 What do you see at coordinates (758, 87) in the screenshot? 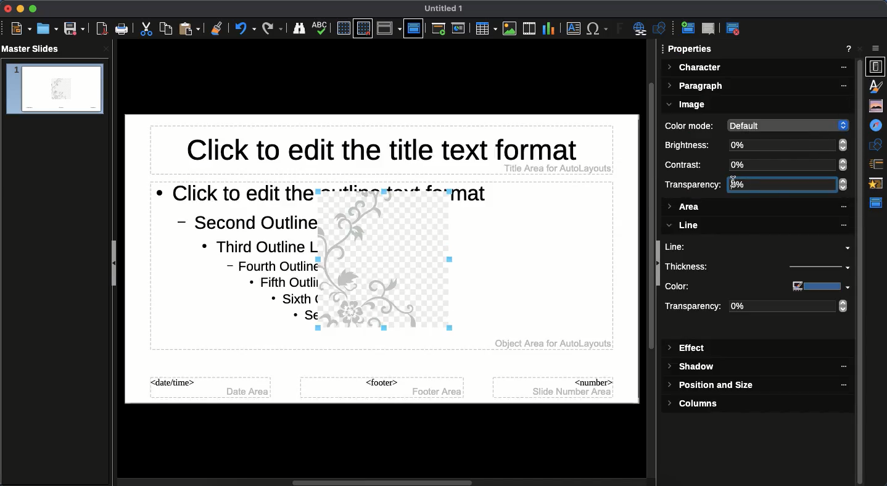
I see `Paragraph` at bounding box center [758, 87].